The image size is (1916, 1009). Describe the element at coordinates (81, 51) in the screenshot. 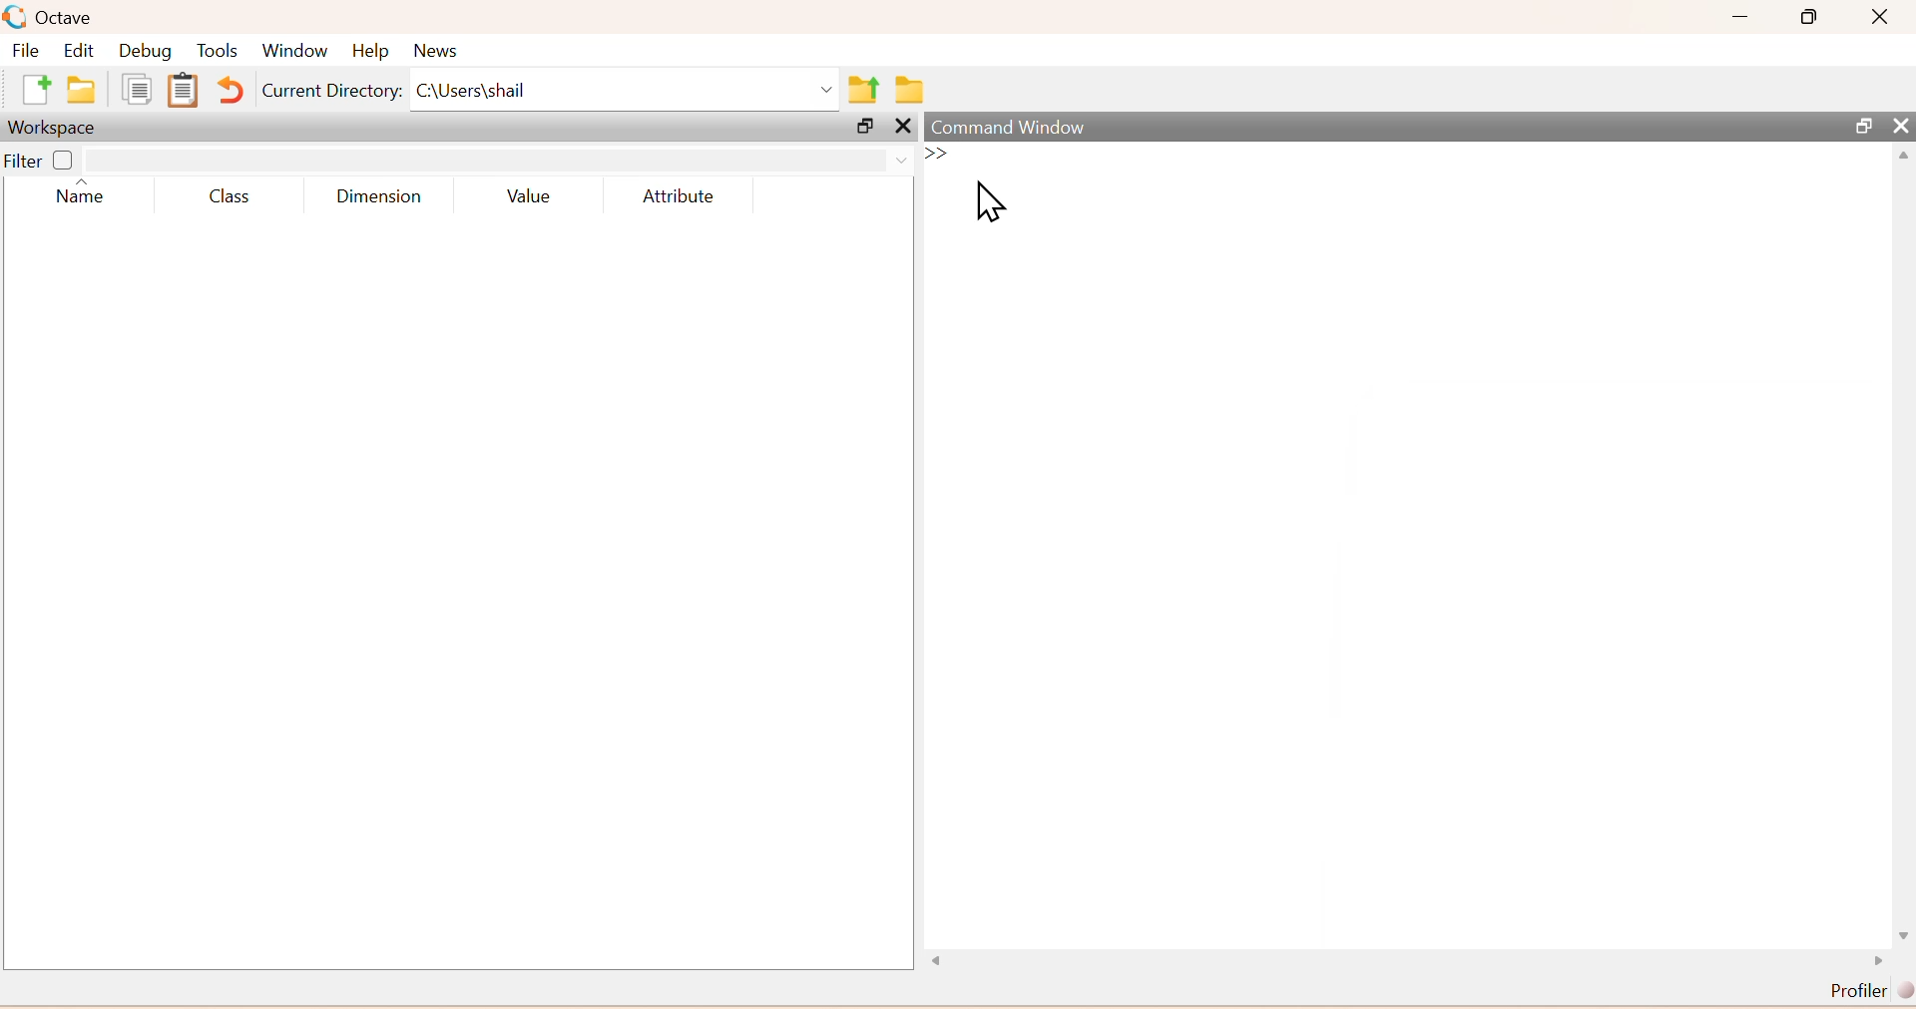

I see `Edit` at that location.